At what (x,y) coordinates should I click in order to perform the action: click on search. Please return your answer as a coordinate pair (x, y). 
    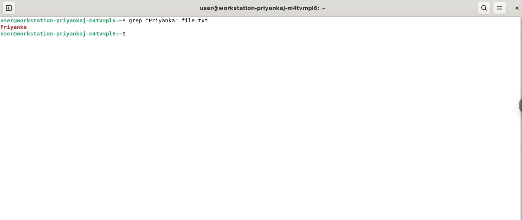
    Looking at the image, I should click on (485, 8).